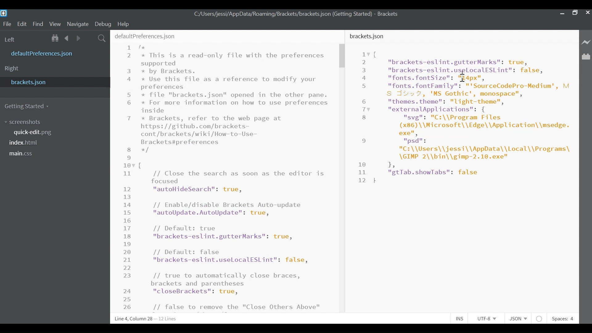 Image resolution: width=592 pixels, height=333 pixels. I want to click on minimize, so click(561, 13).